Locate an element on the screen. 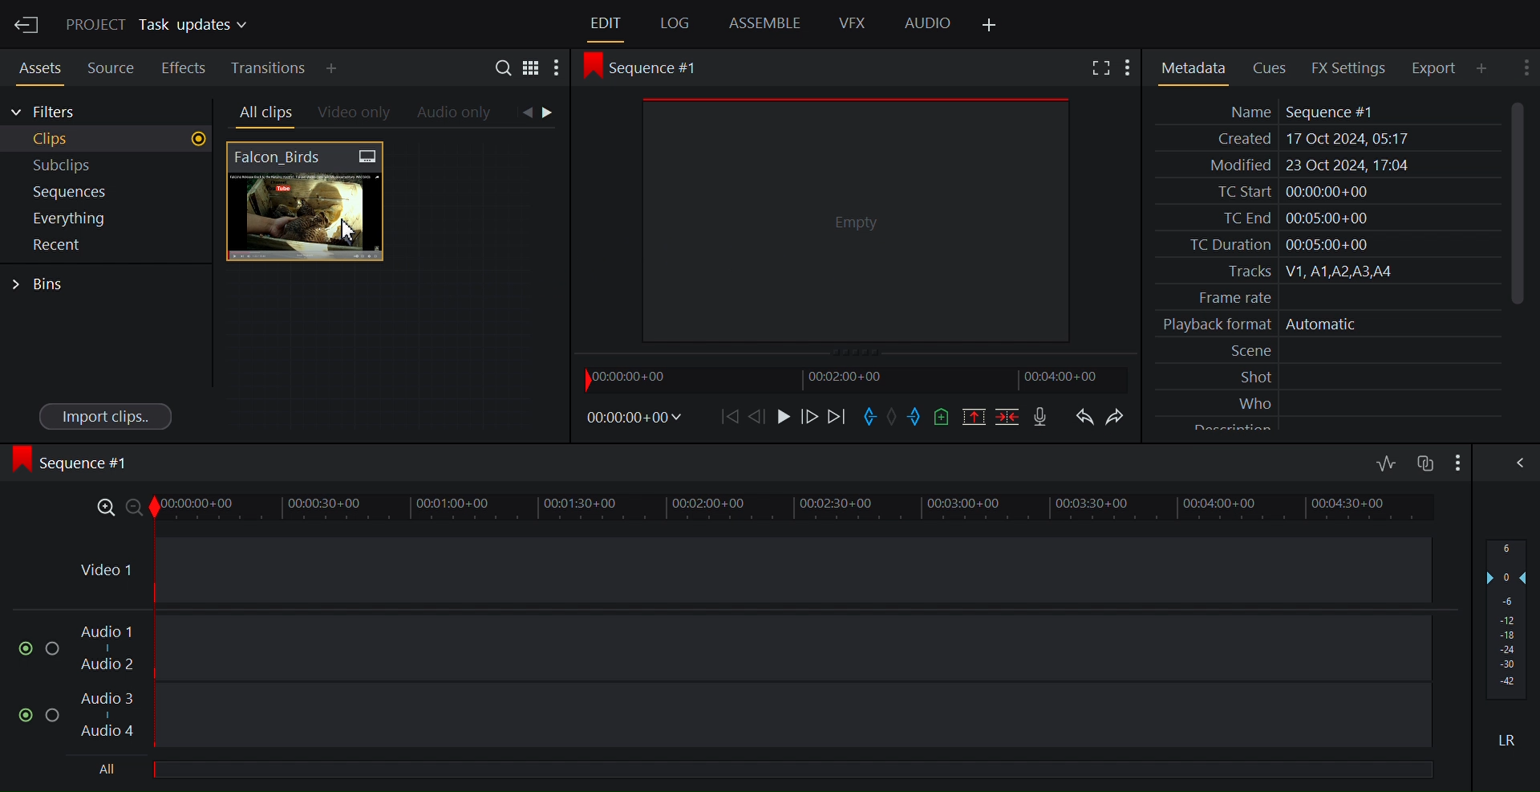  Audio is located at coordinates (928, 24).